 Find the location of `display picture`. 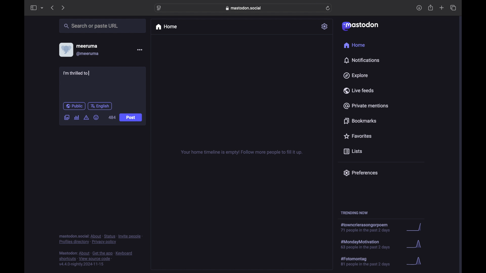

display picture is located at coordinates (66, 50).